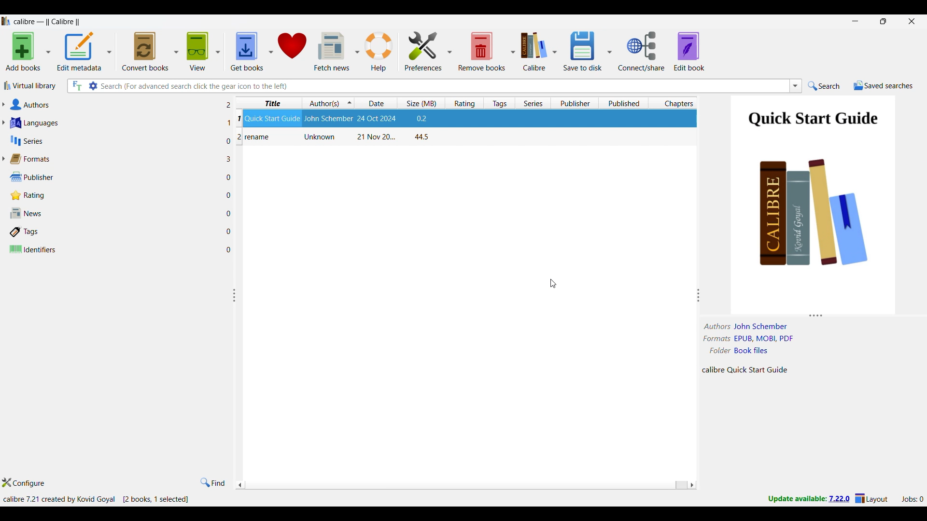 The width and height of the screenshot is (927, 521). Describe the element at coordinates (230, 178) in the screenshot. I see `0` at that location.